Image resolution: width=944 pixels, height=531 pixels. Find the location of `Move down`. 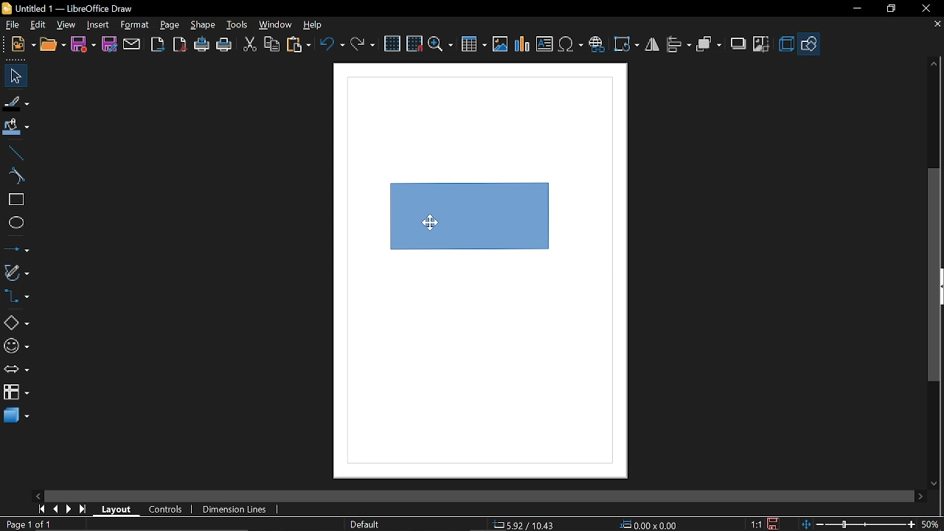

Move down is located at coordinates (937, 483).